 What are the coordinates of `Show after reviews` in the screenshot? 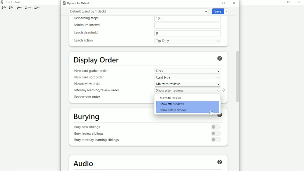 It's located at (188, 91).